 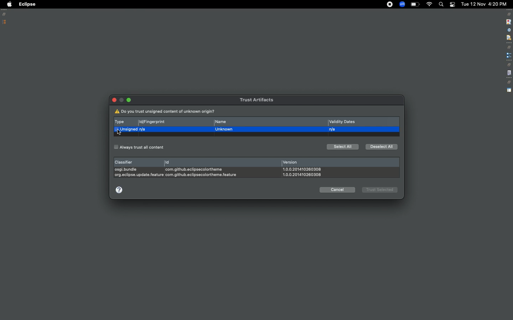 I want to click on unassigned n/a, so click(x=131, y=129).